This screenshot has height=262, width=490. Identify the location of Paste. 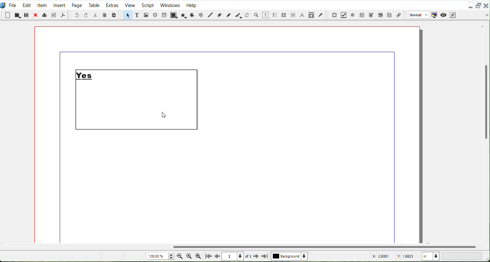
(27, 15).